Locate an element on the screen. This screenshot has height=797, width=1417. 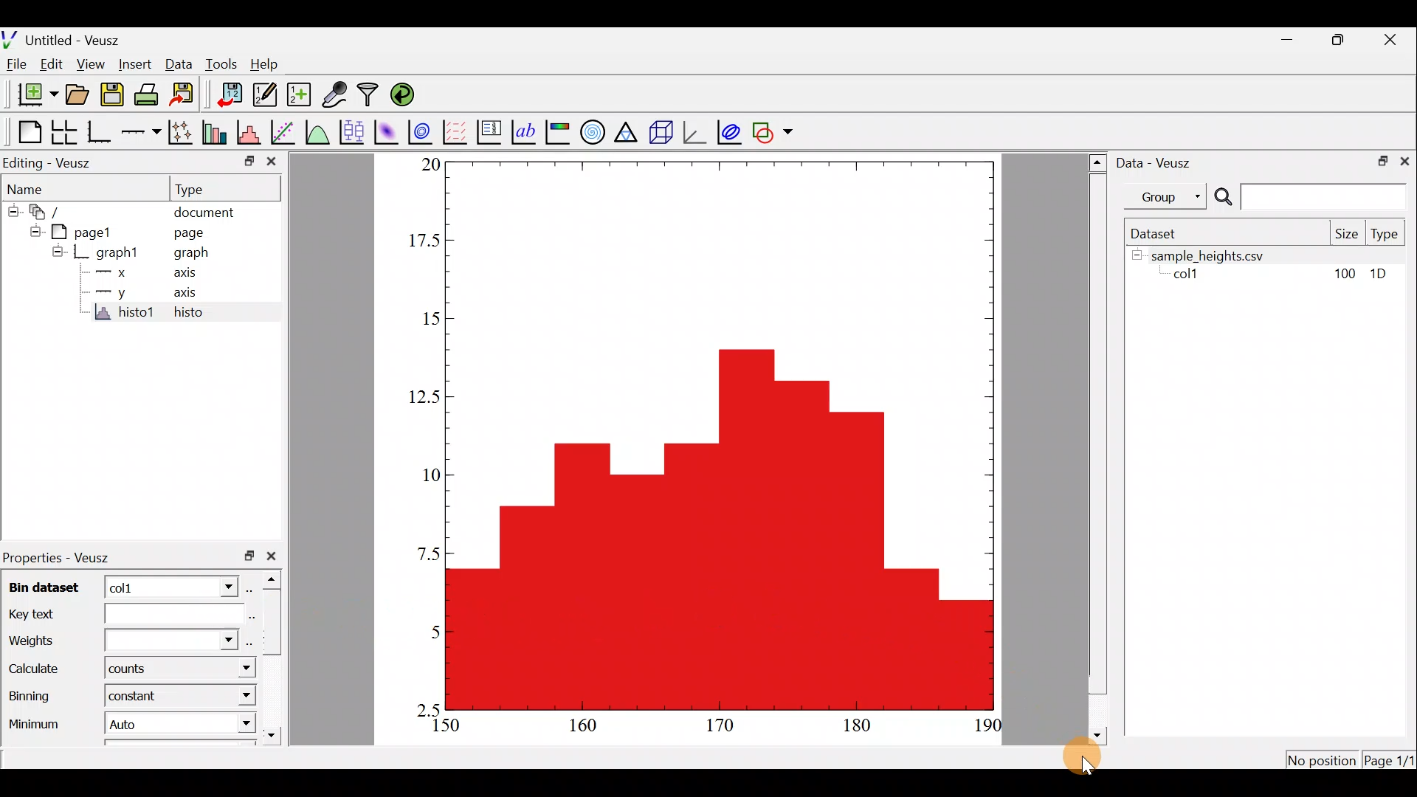
close is located at coordinates (1407, 161).